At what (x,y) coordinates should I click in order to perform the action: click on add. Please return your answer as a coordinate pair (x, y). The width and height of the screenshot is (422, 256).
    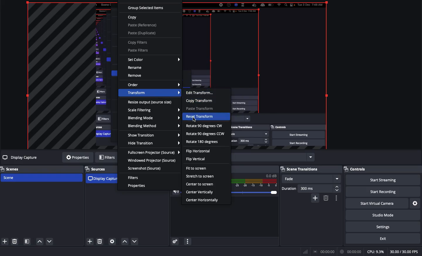
    Looking at the image, I should click on (90, 243).